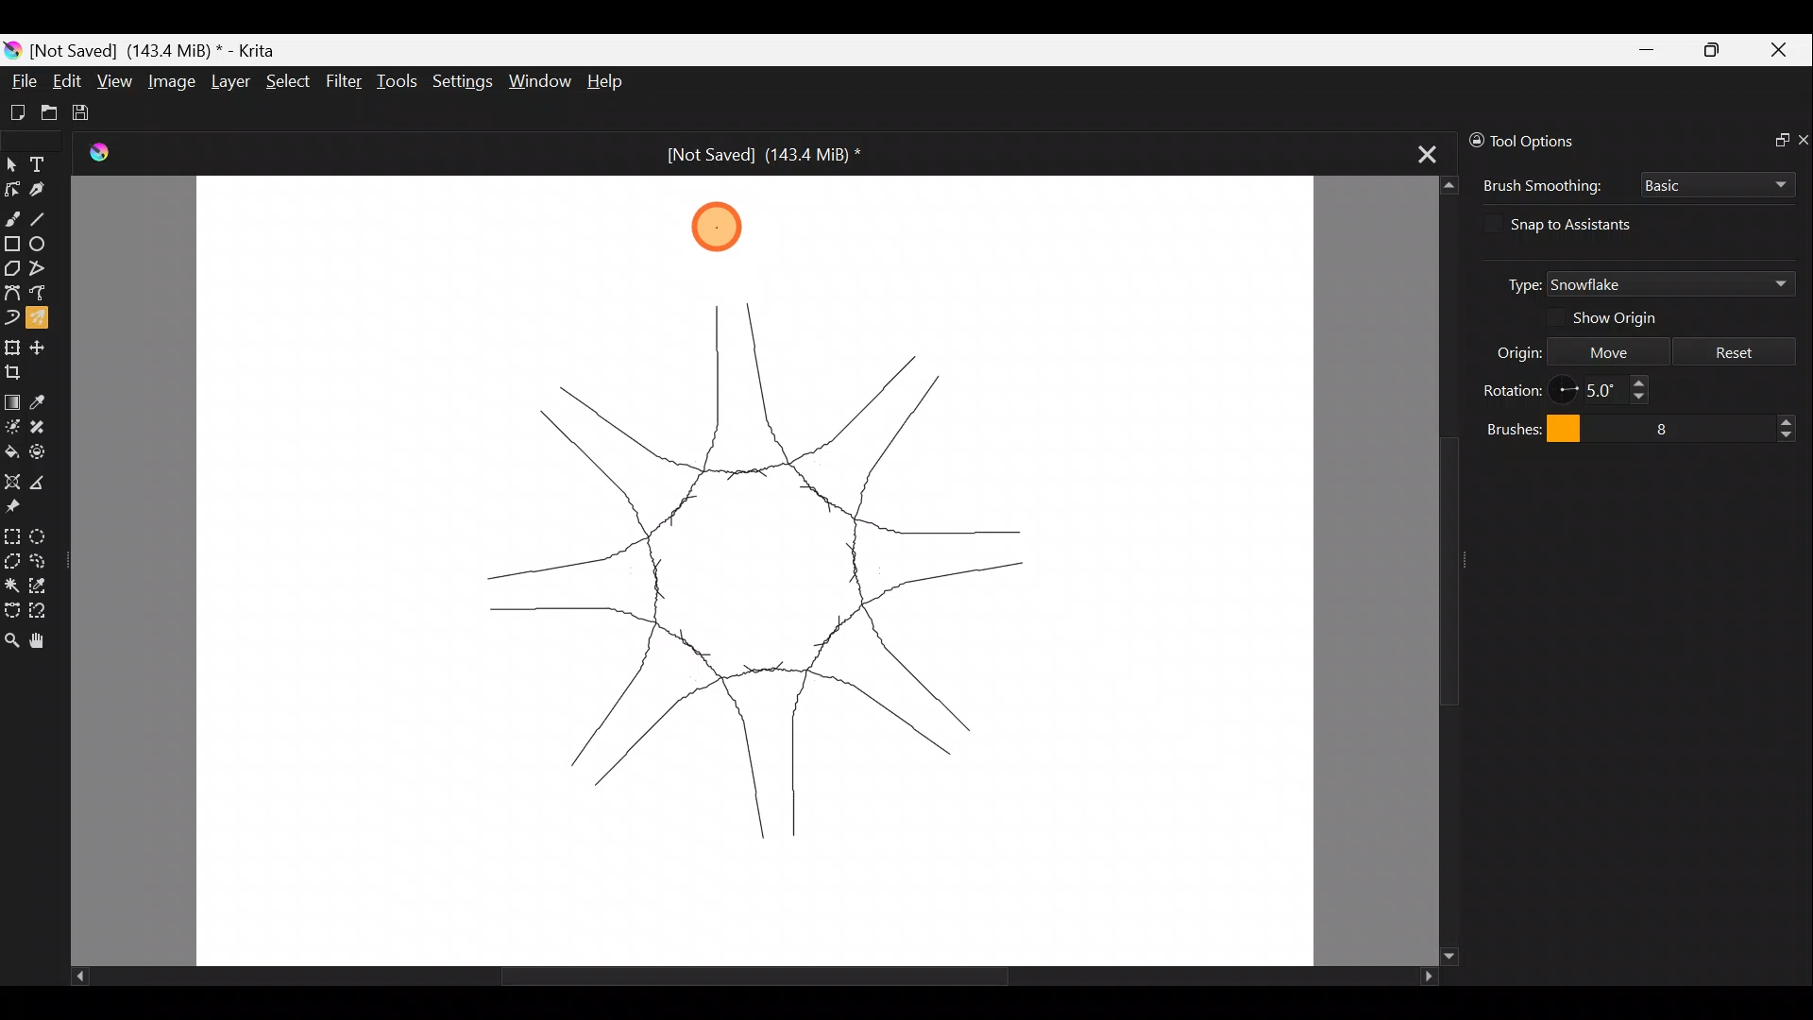 This screenshot has height=1020, width=1813. What do you see at coordinates (40, 426) in the screenshot?
I see `Smart patch tool` at bounding box center [40, 426].